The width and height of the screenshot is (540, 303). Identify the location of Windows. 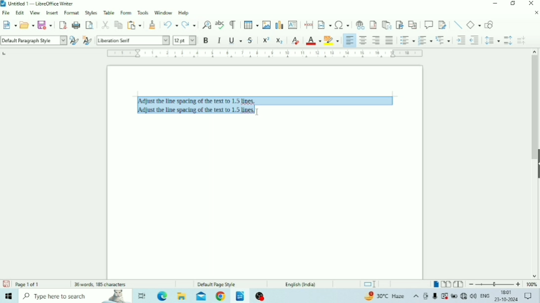
(8, 296).